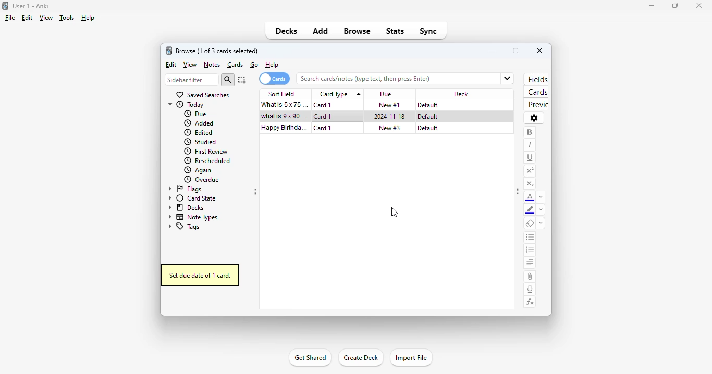 The width and height of the screenshot is (712, 374). I want to click on flags, so click(184, 189).